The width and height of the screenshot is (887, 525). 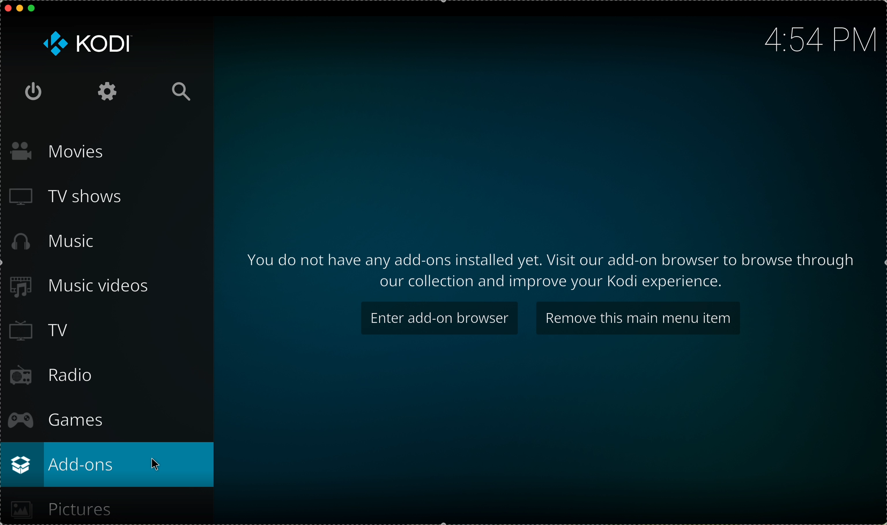 I want to click on search, so click(x=181, y=91).